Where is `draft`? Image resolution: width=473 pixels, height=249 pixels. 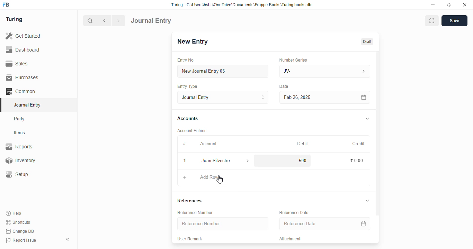 draft is located at coordinates (367, 41).